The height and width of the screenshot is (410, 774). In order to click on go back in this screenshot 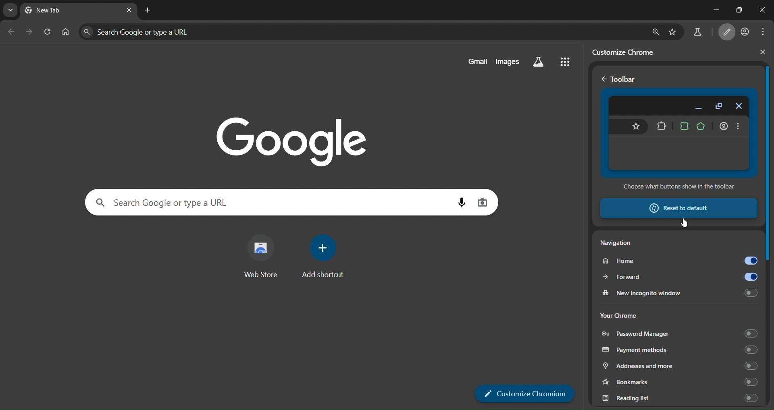, I will do `click(603, 80)`.